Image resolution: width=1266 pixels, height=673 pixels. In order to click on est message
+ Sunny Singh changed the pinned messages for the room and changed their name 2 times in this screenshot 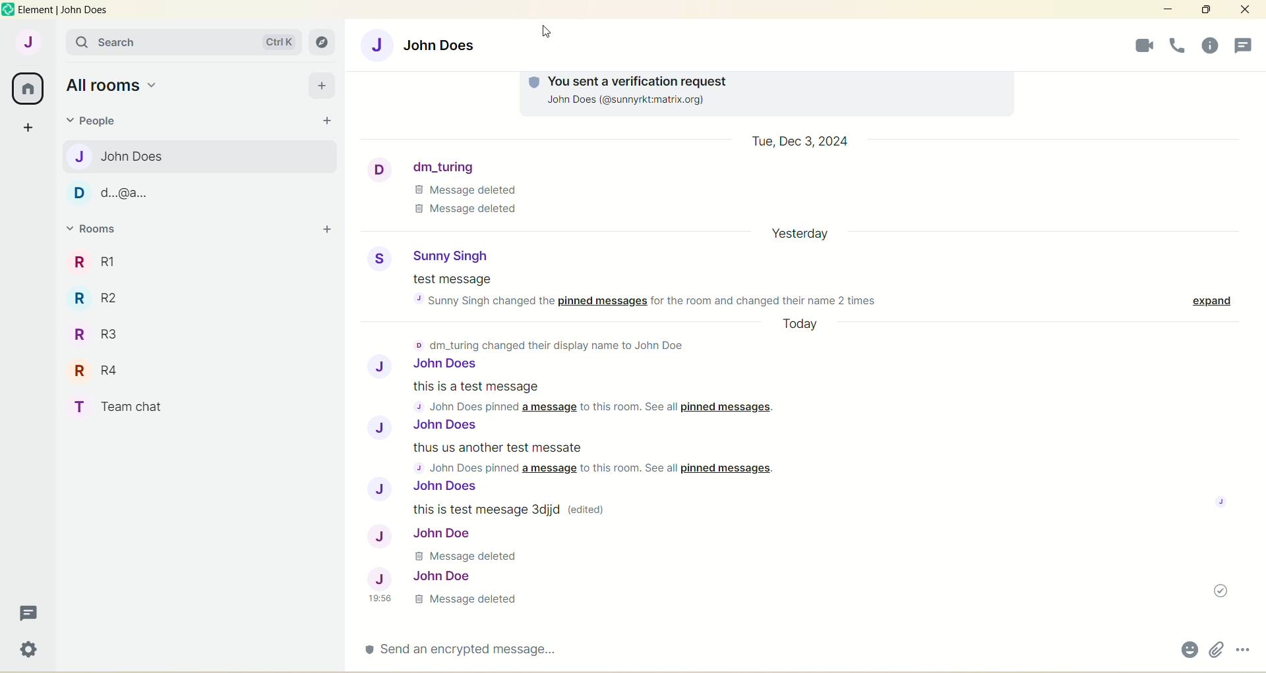, I will do `click(642, 290)`.